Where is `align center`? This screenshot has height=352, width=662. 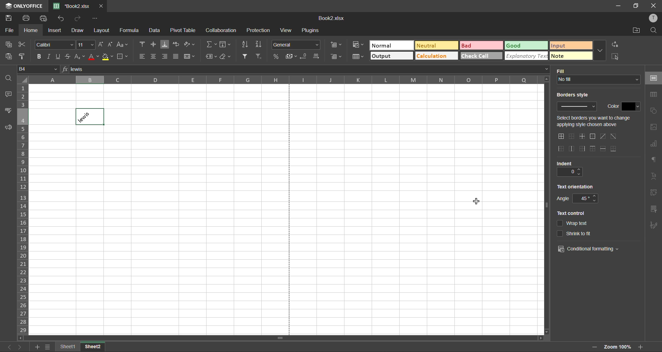
align center is located at coordinates (155, 56).